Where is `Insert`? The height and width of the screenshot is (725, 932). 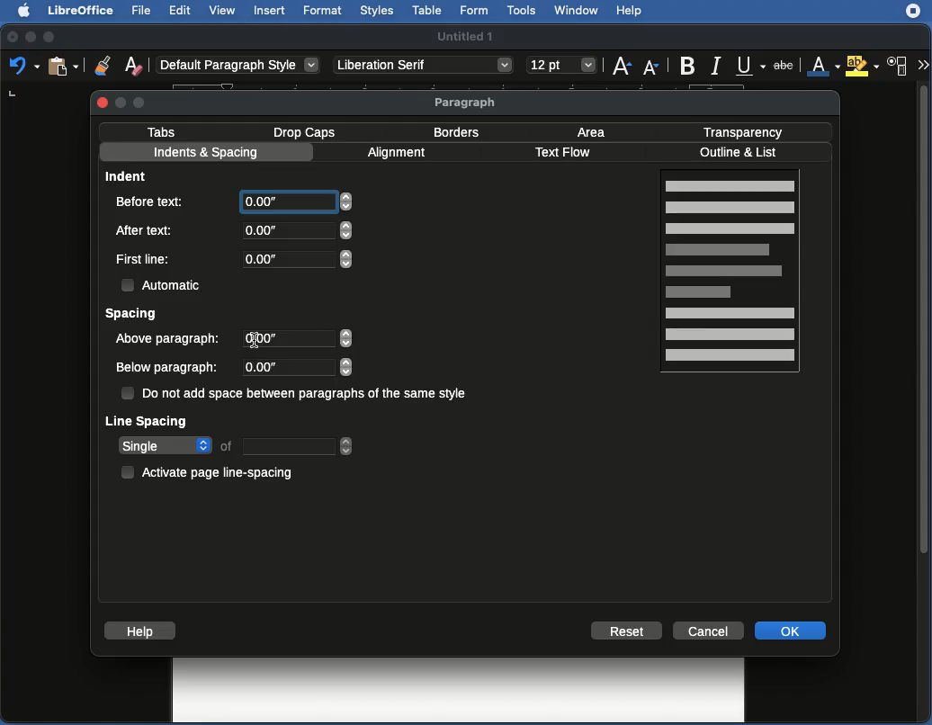 Insert is located at coordinates (269, 10).